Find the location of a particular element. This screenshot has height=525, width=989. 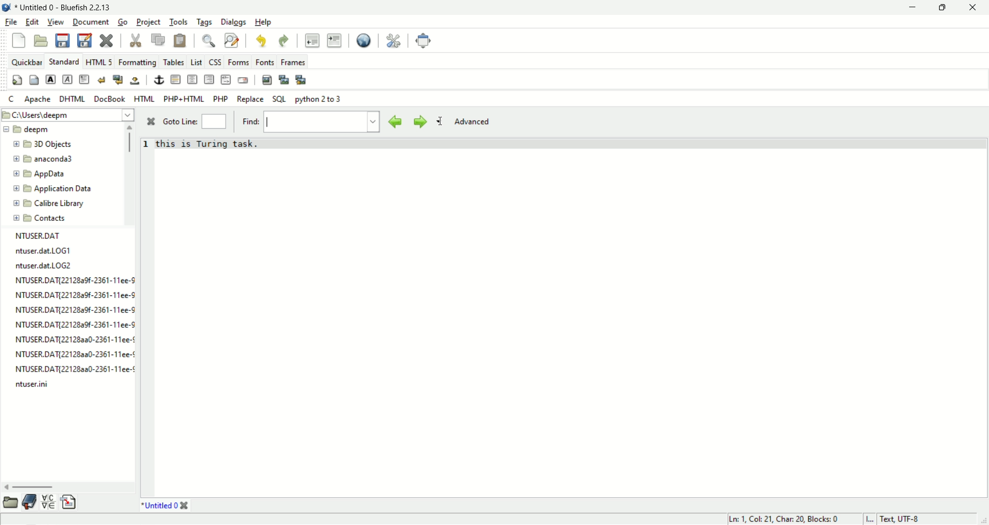

document is located at coordinates (91, 21).